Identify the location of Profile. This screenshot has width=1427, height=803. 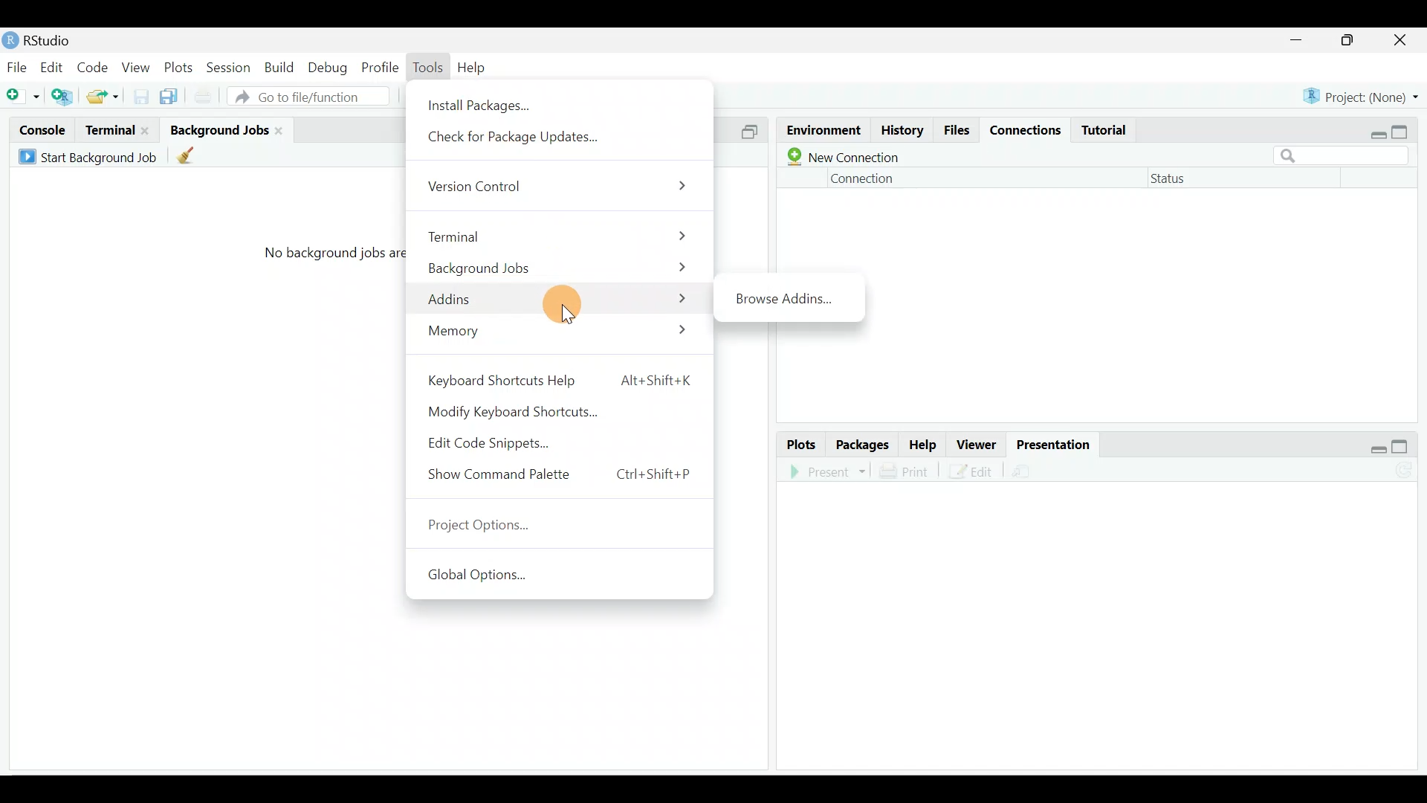
(381, 67).